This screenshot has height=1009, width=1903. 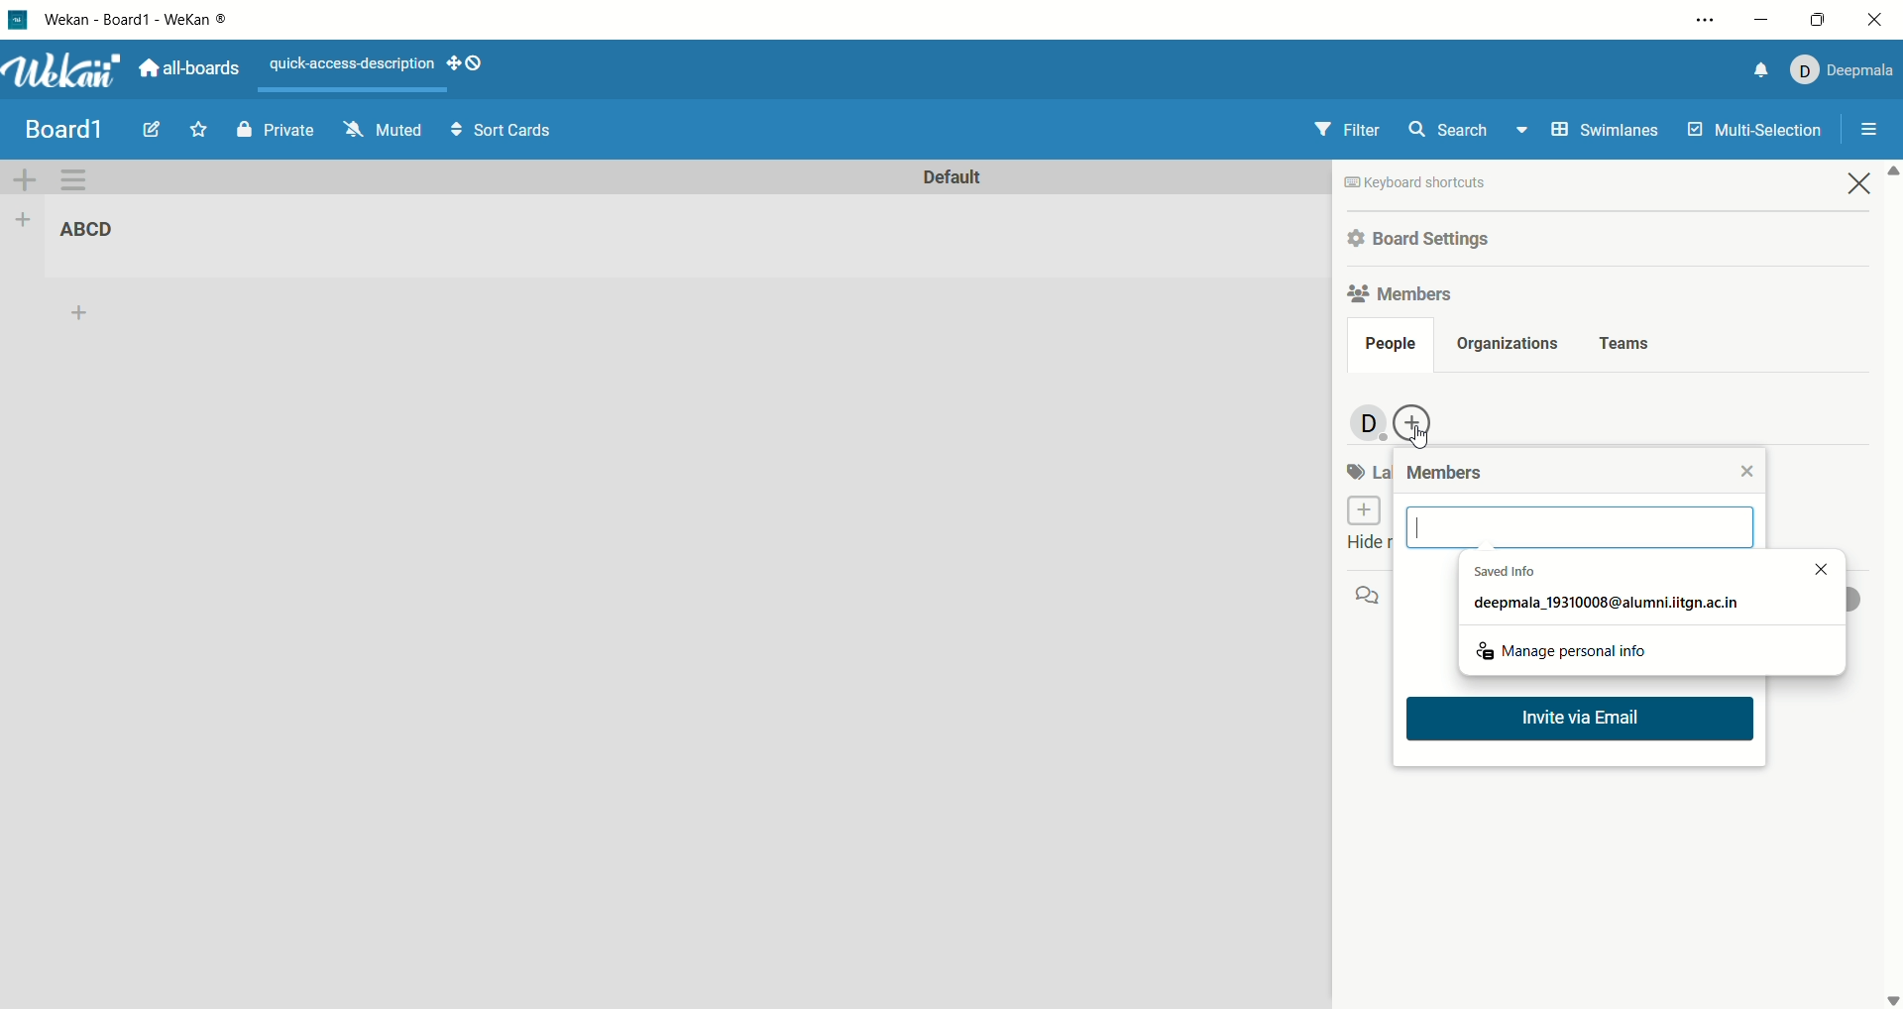 What do you see at coordinates (63, 129) in the screenshot?
I see `title` at bounding box center [63, 129].